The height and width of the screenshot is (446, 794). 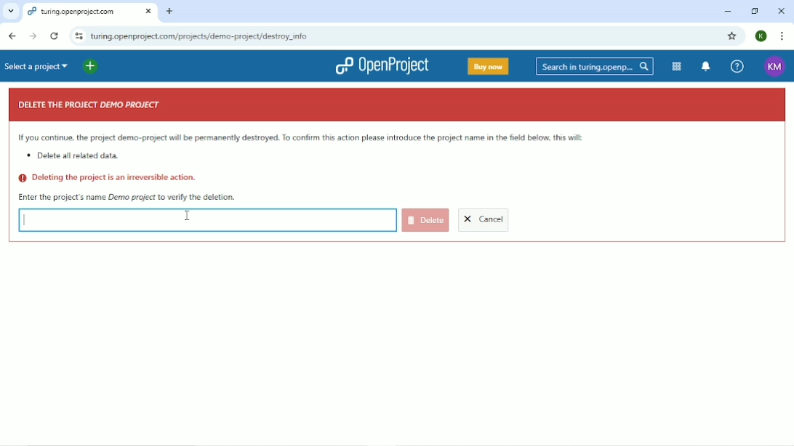 I want to click on Search tabs, so click(x=11, y=12).